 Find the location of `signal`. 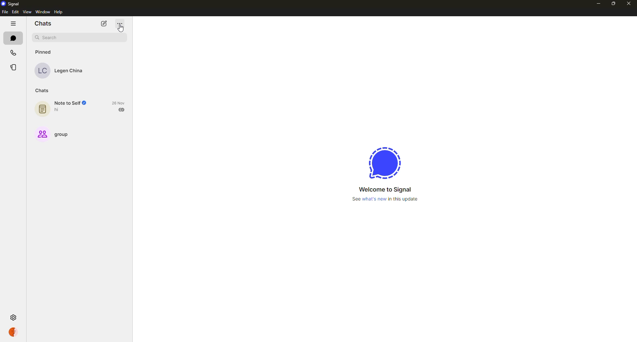

signal is located at coordinates (13, 4).